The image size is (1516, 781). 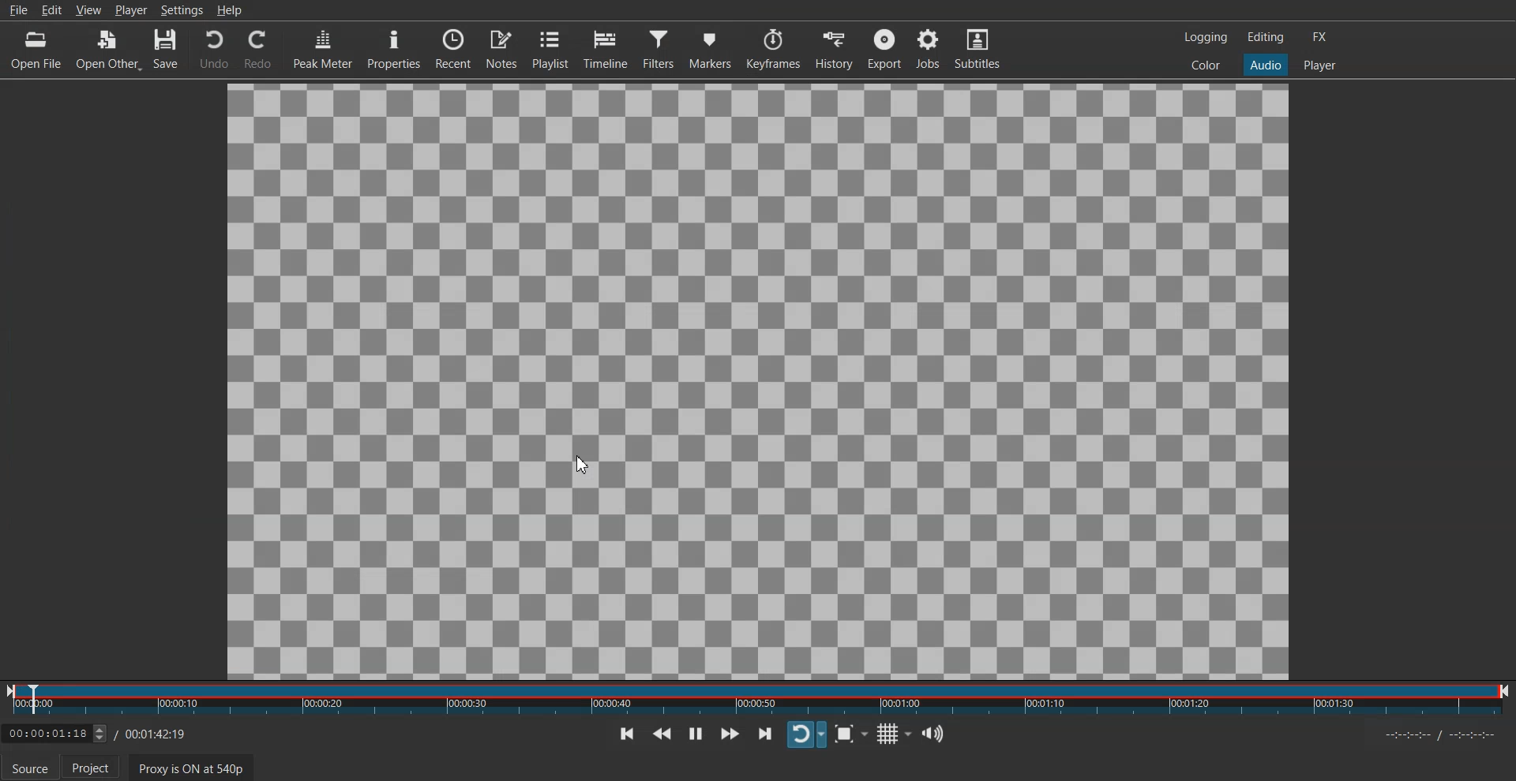 I want to click on Markers, so click(x=710, y=49).